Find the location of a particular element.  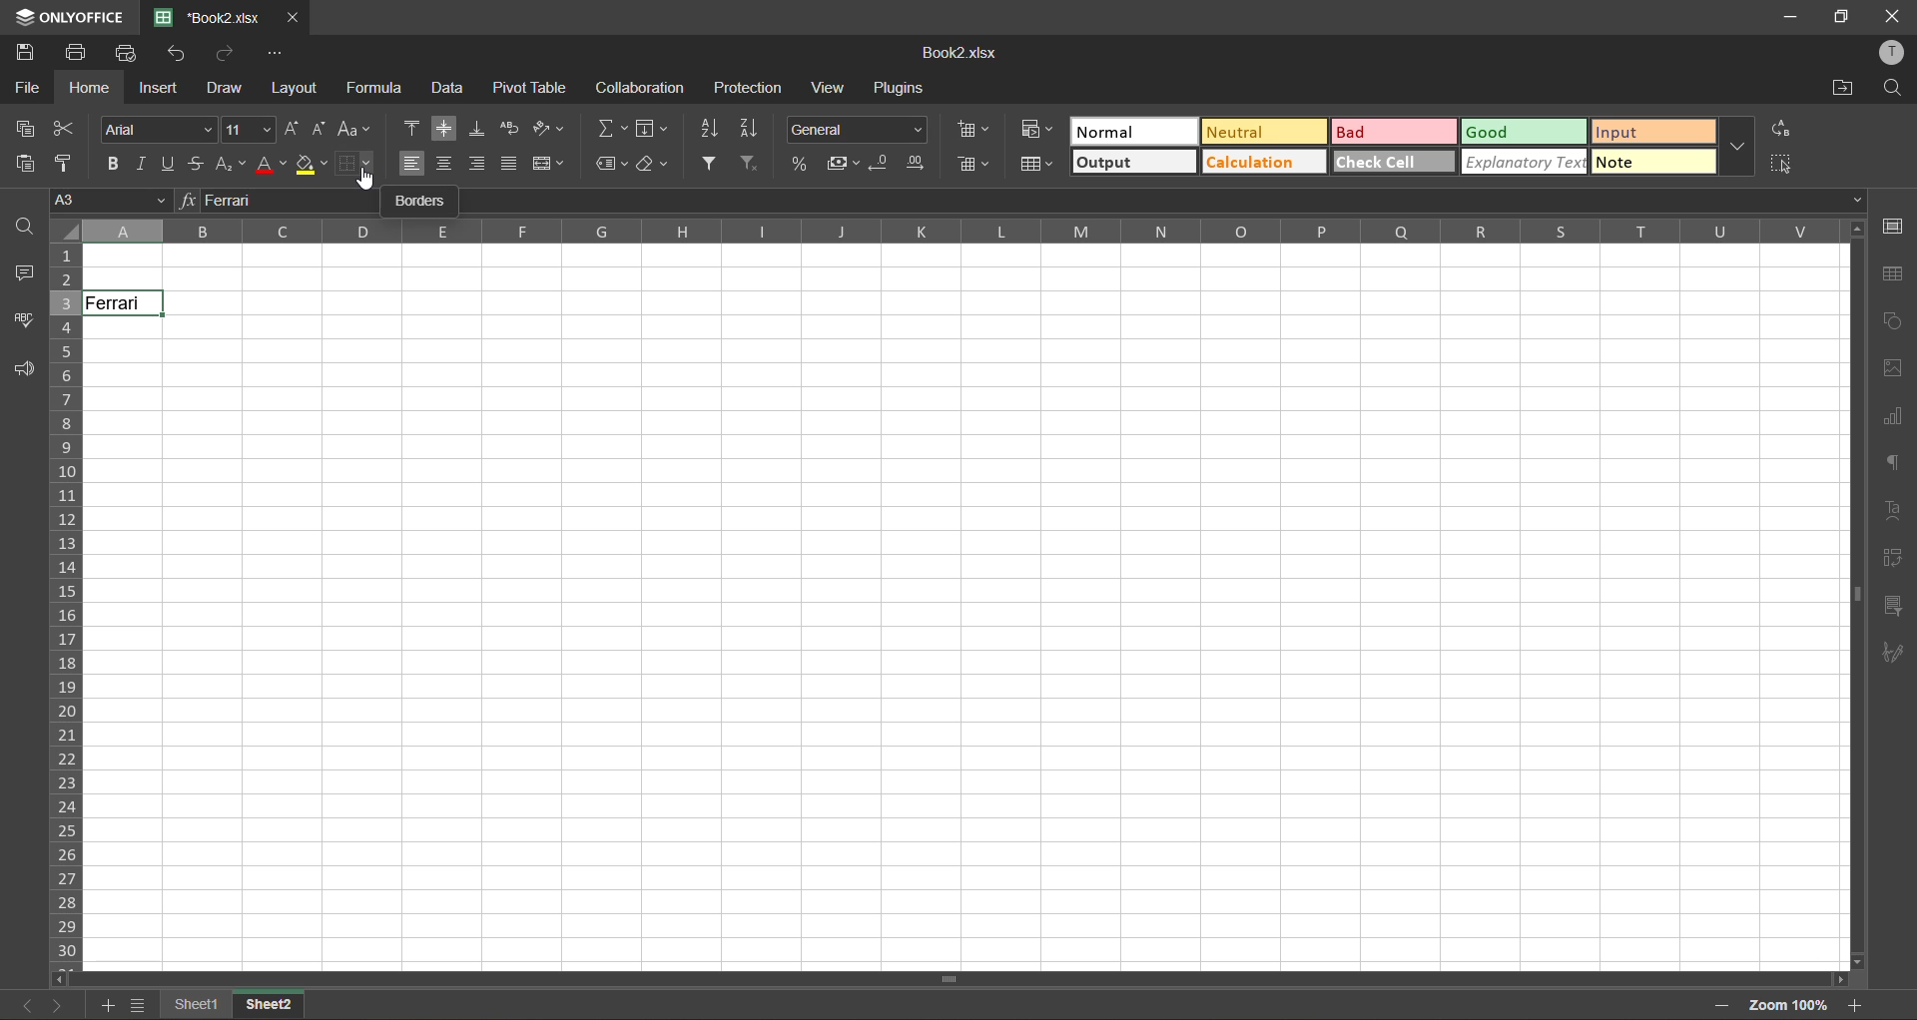

filter is located at coordinates (710, 163).